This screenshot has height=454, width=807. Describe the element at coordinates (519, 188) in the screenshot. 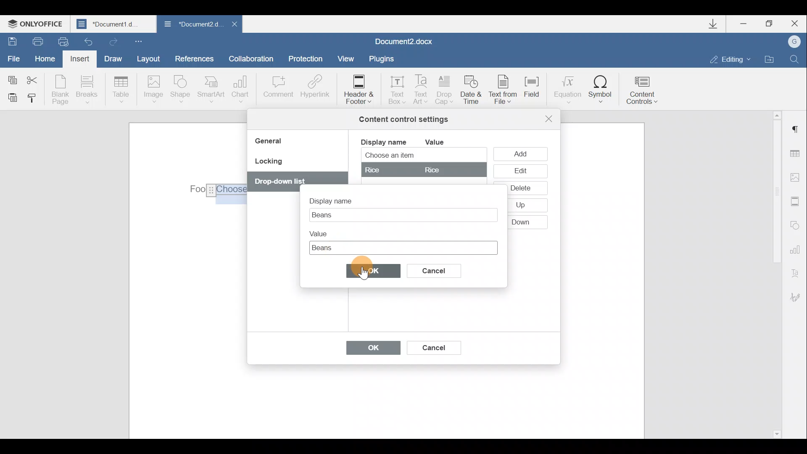

I see `` at that location.